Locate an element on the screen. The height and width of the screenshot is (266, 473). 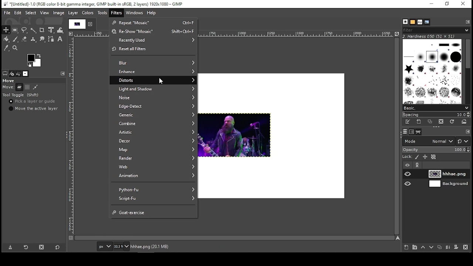
open brush as image is located at coordinates (463, 122).